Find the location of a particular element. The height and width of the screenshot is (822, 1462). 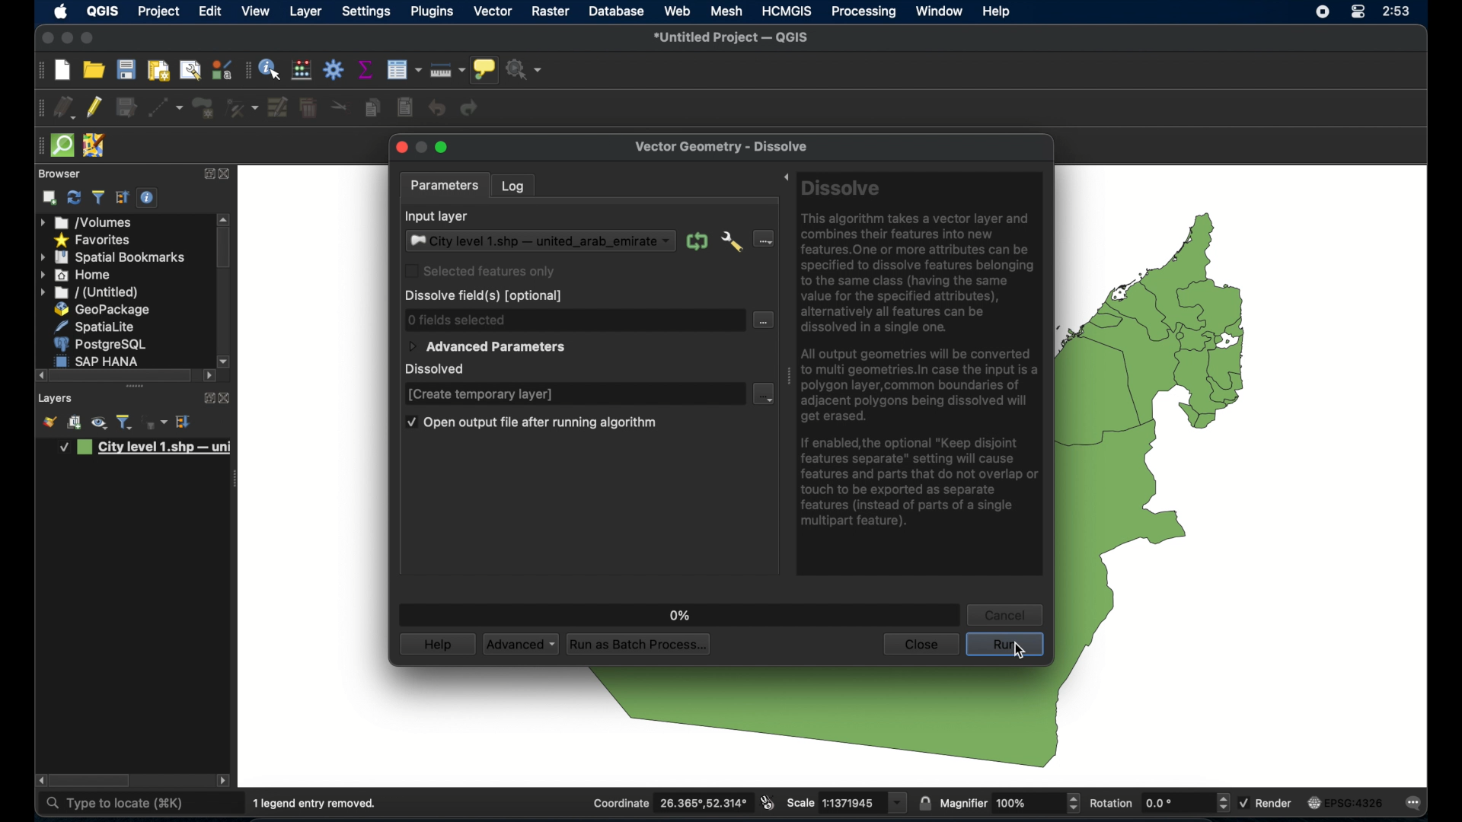

dissolve tool info is located at coordinates (923, 357).